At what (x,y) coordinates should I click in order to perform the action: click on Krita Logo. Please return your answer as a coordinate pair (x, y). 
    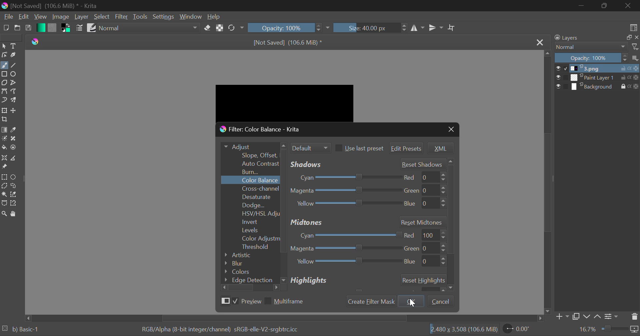
    Looking at the image, I should click on (35, 41).